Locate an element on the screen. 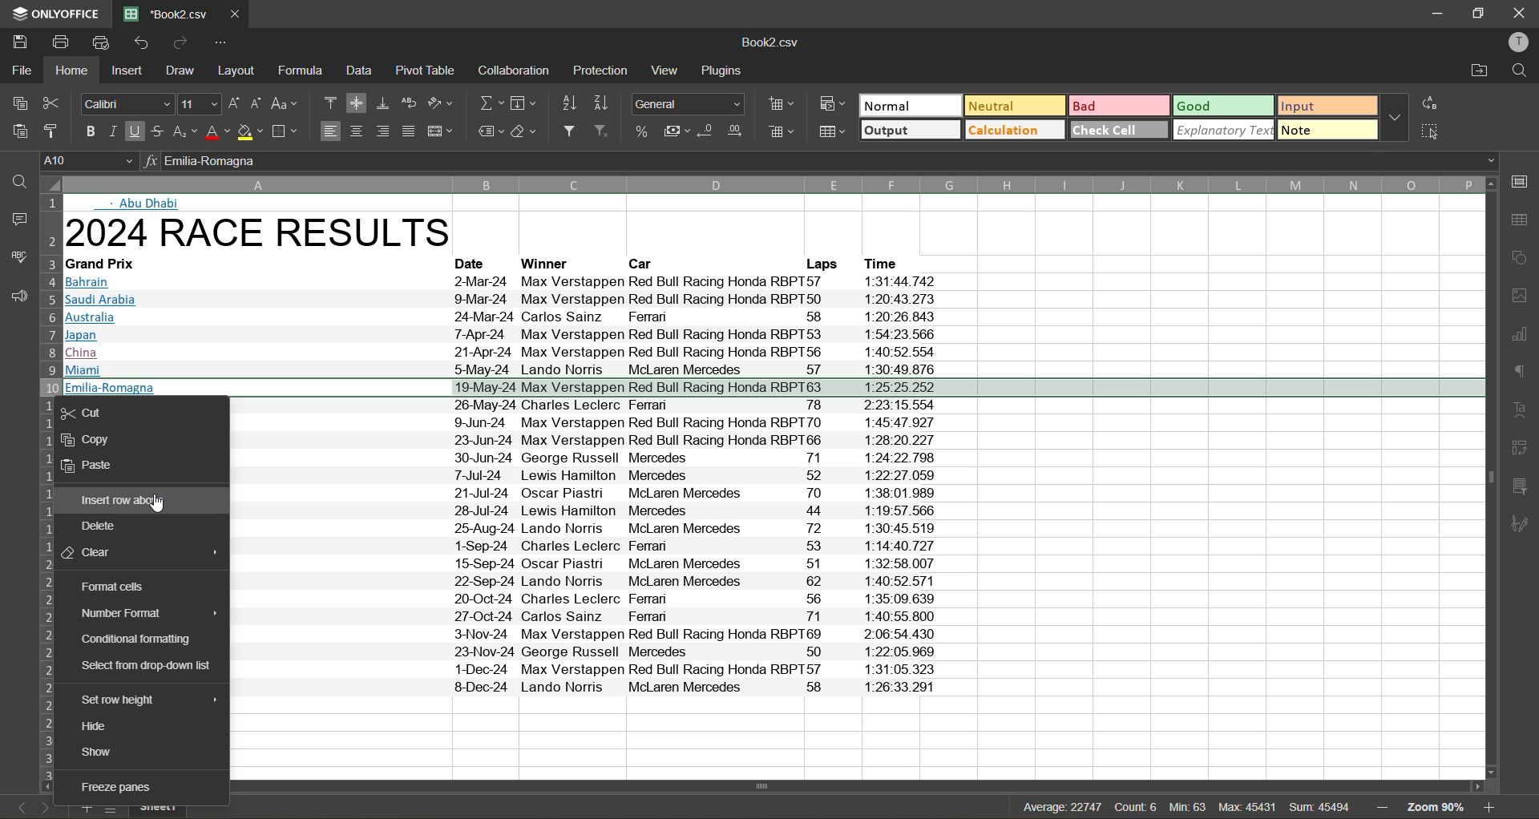 The image size is (1539, 819). conditional formatting is located at coordinates (832, 105).